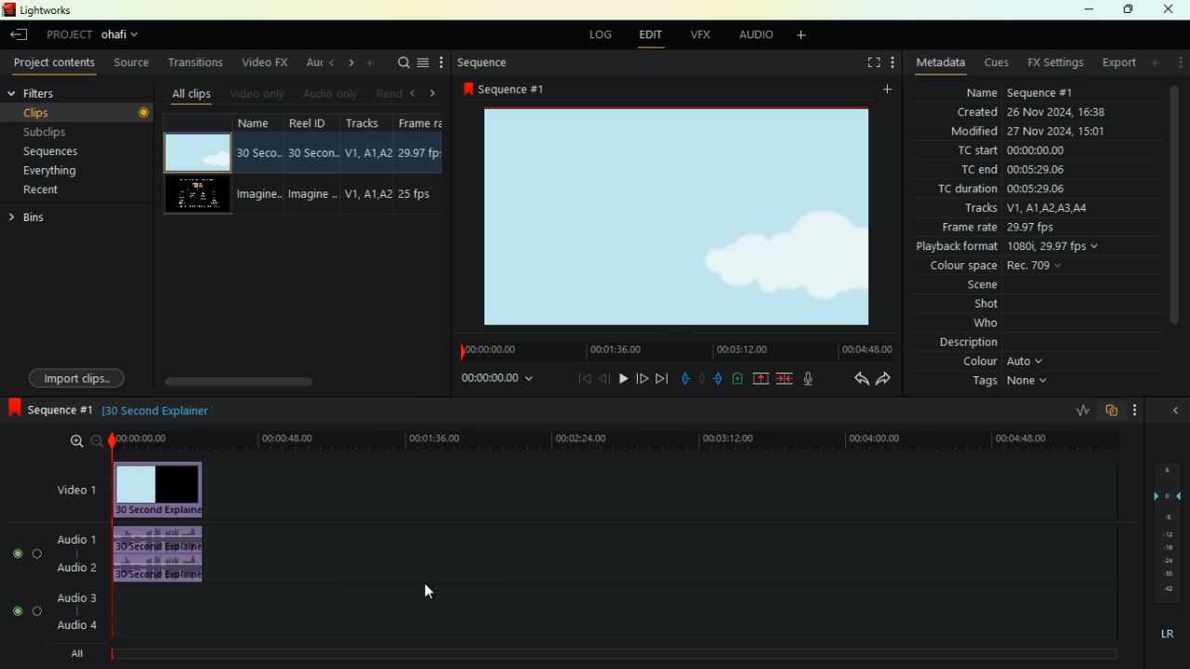 The image size is (1190, 669). I want to click on timeline, so click(671, 348).